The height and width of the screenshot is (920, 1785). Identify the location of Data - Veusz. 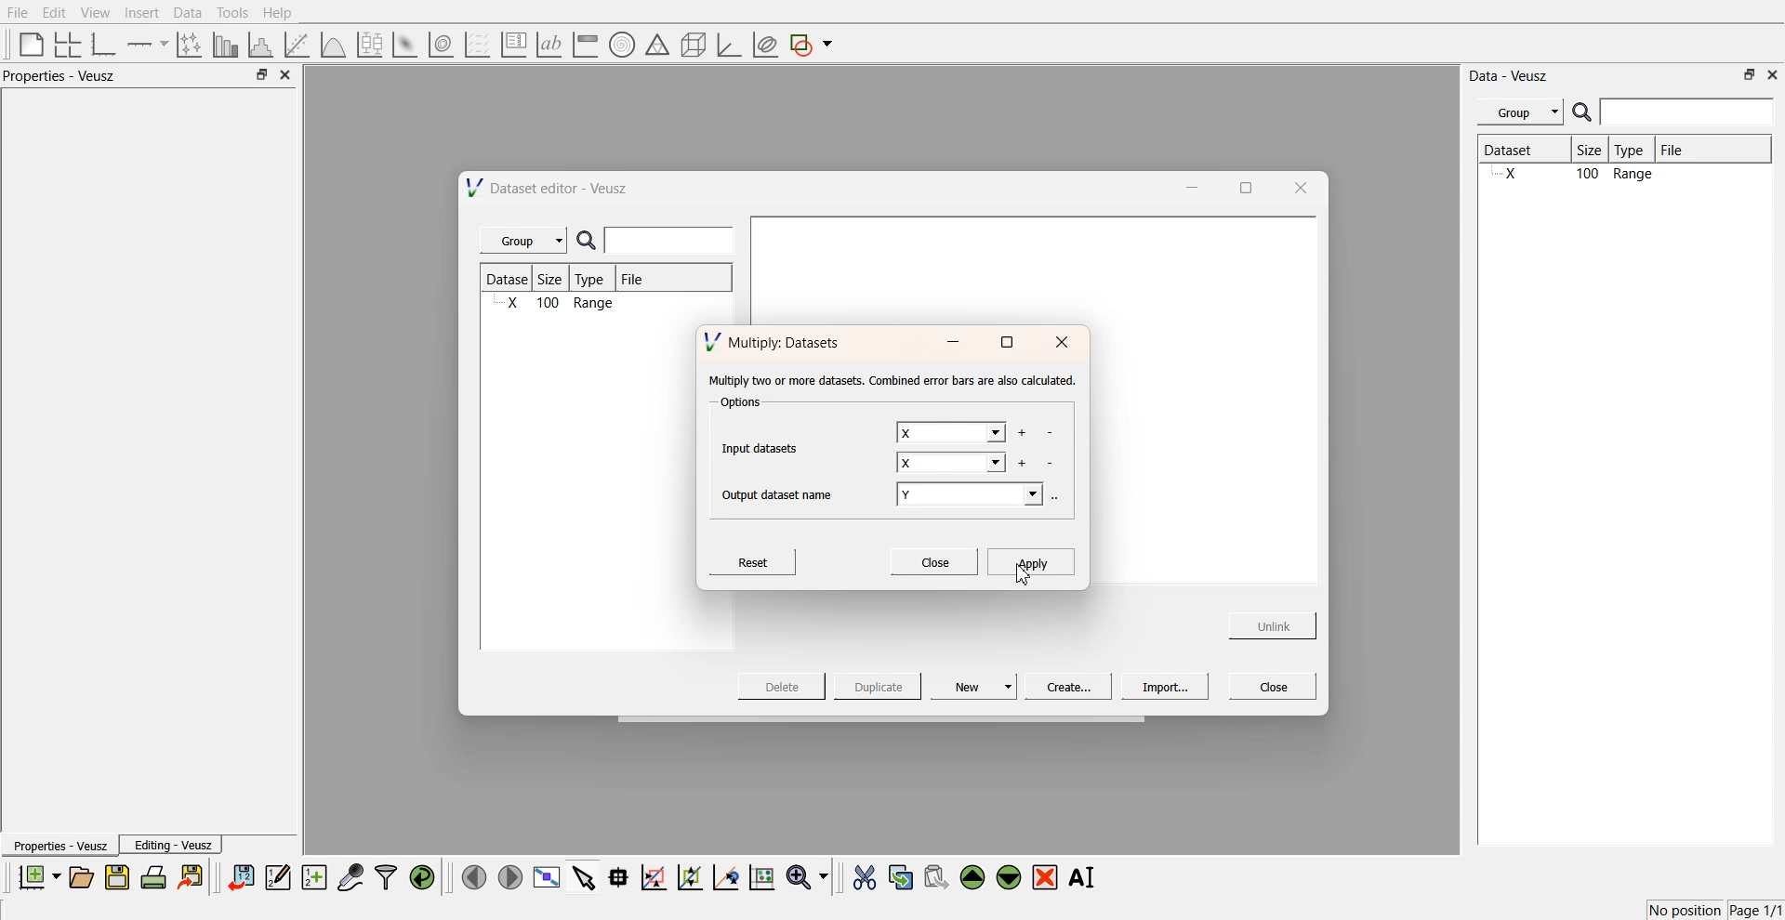
(1510, 76).